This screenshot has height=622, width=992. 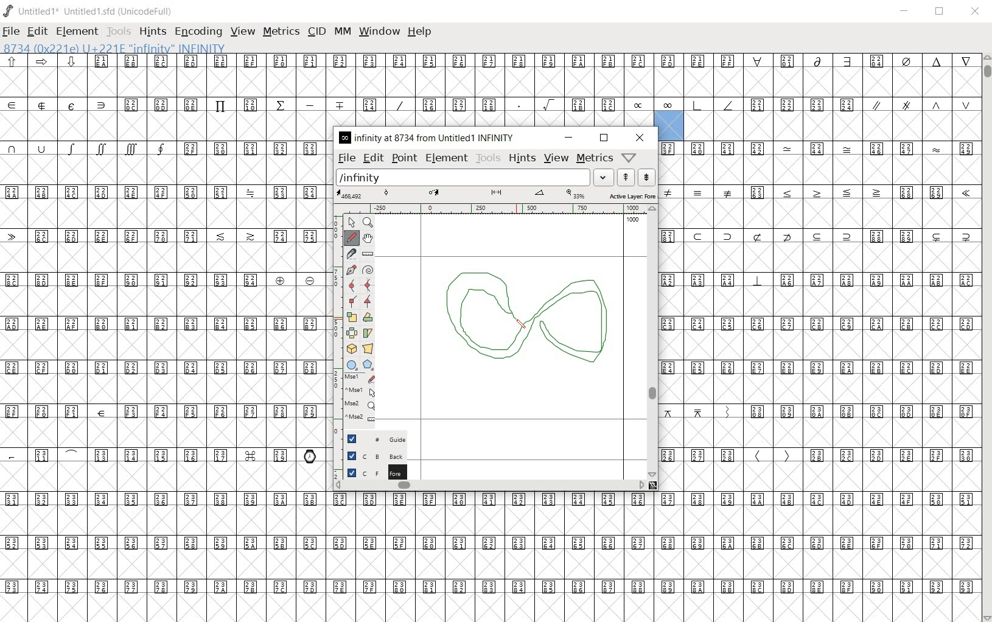 What do you see at coordinates (368, 301) in the screenshot?
I see `Add a corner point` at bounding box center [368, 301].